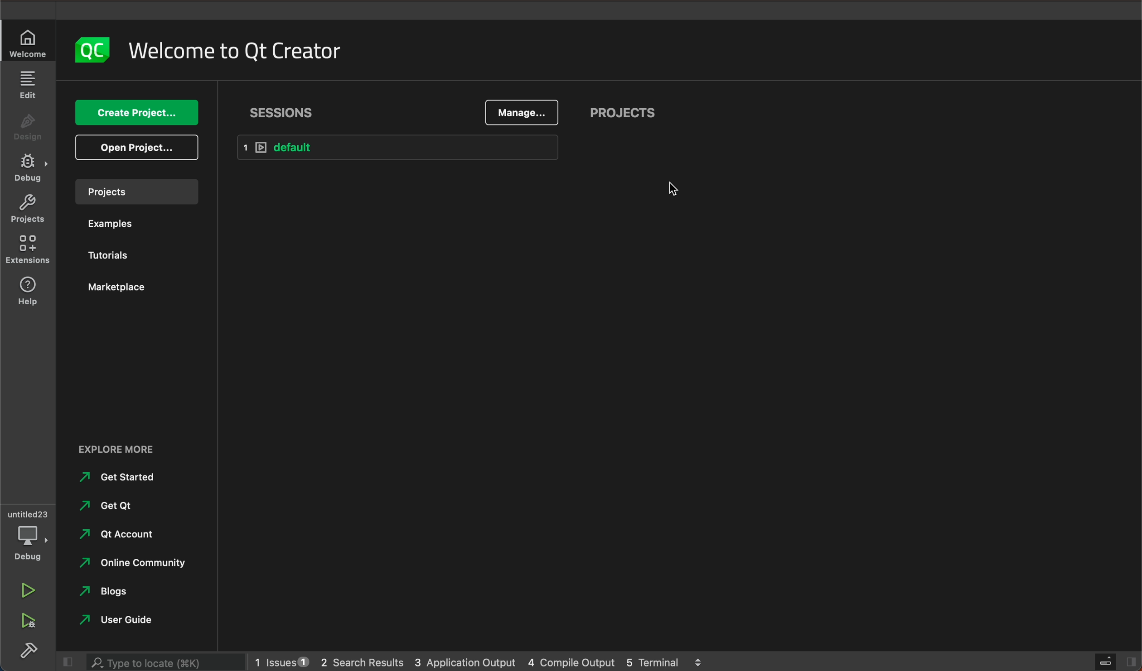  I want to click on run debug, so click(27, 620).